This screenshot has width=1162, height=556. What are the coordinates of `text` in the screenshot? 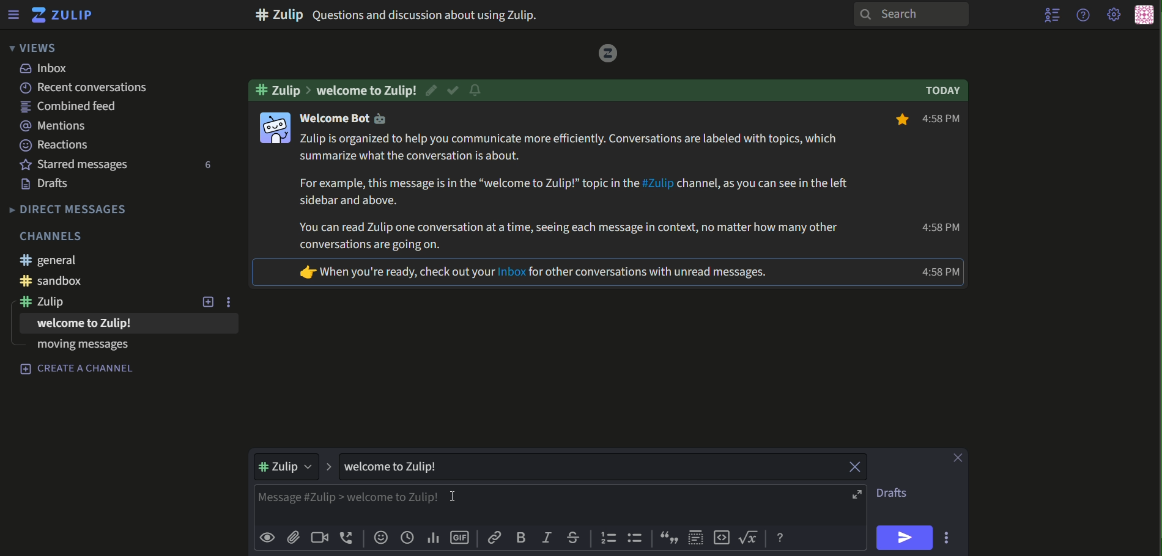 It's located at (280, 89).